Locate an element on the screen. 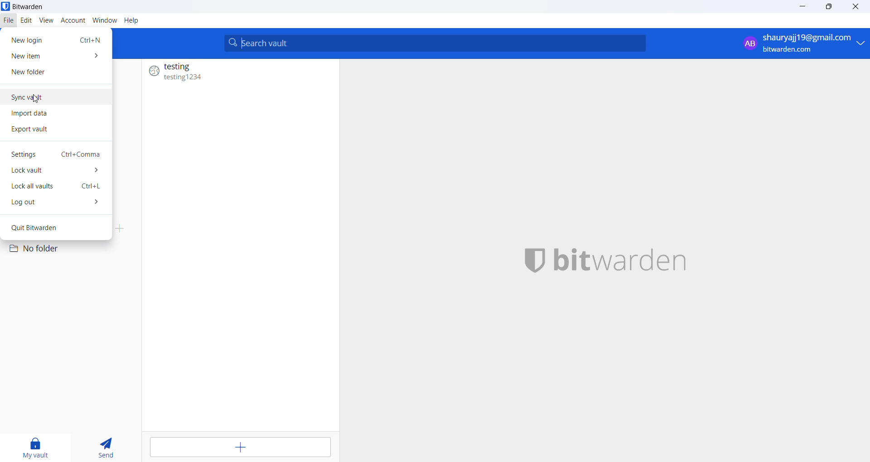 This screenshot has width=870, height=462. add is located at coordinates (239, 448).